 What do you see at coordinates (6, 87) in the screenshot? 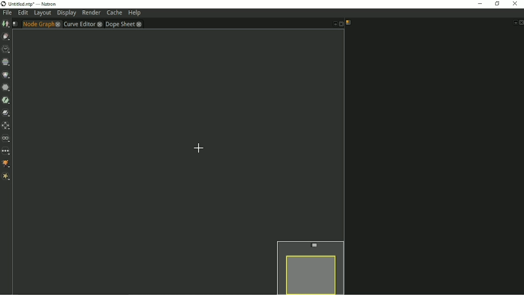
I see `Filter` at bounding box center [6, 87].